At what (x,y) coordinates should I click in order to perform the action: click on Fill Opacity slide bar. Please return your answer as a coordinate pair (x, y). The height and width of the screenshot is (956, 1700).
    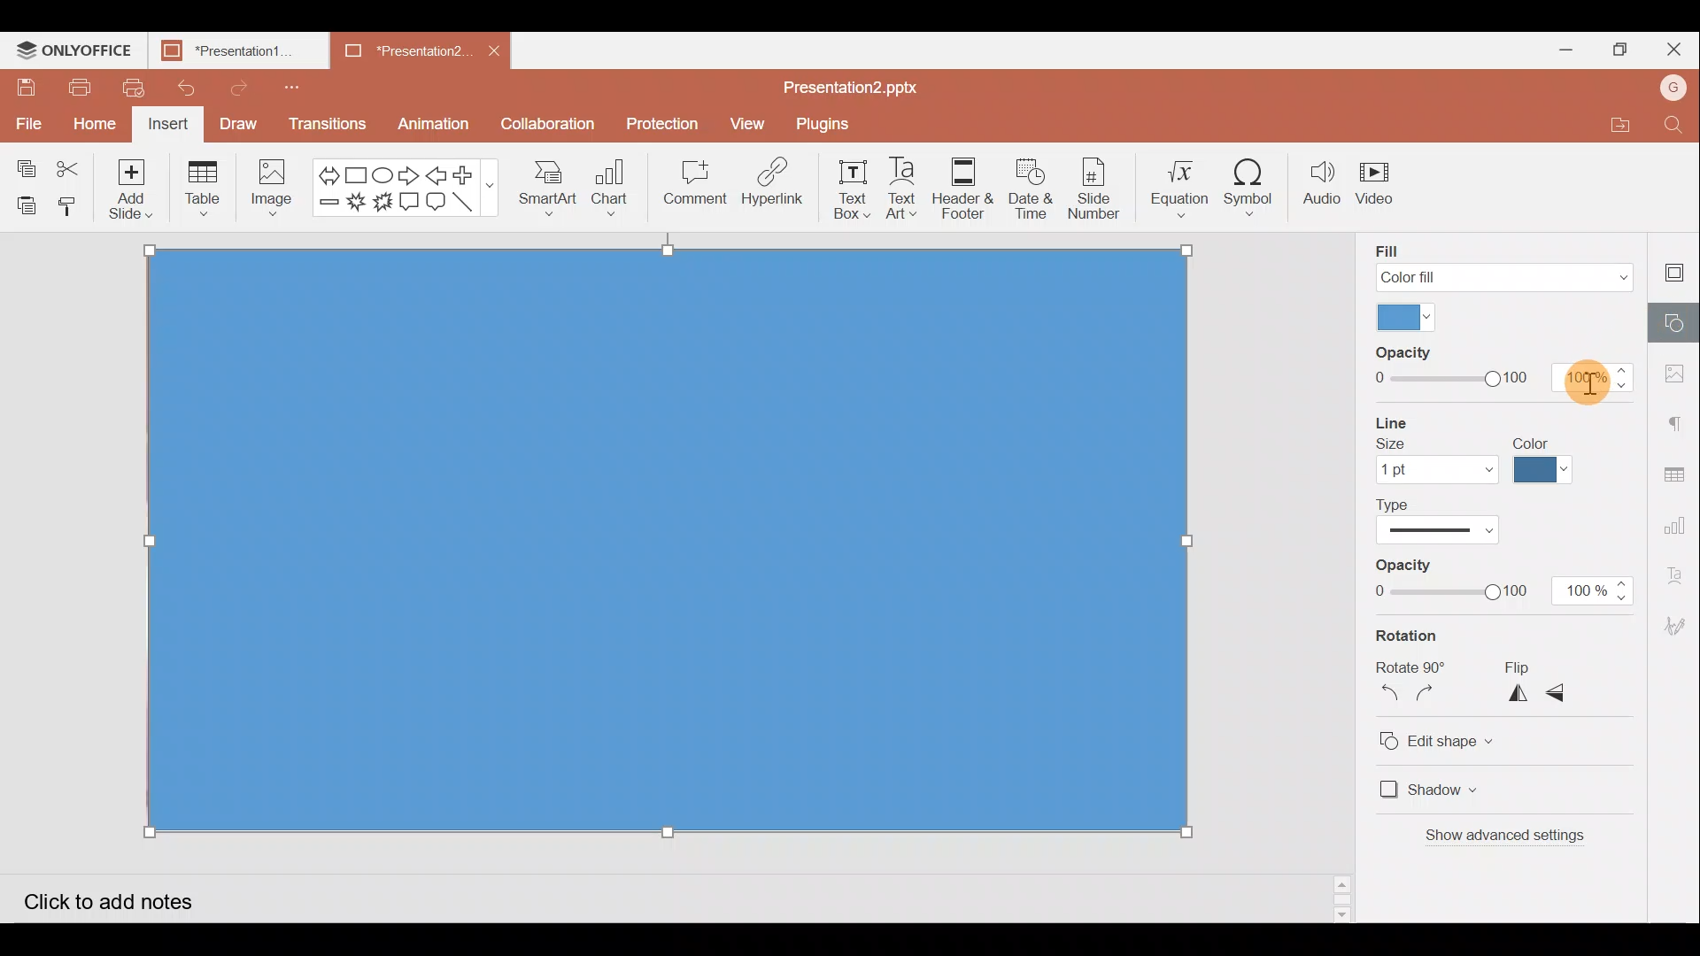
    Looking at the image, I should click on (1449, 367).